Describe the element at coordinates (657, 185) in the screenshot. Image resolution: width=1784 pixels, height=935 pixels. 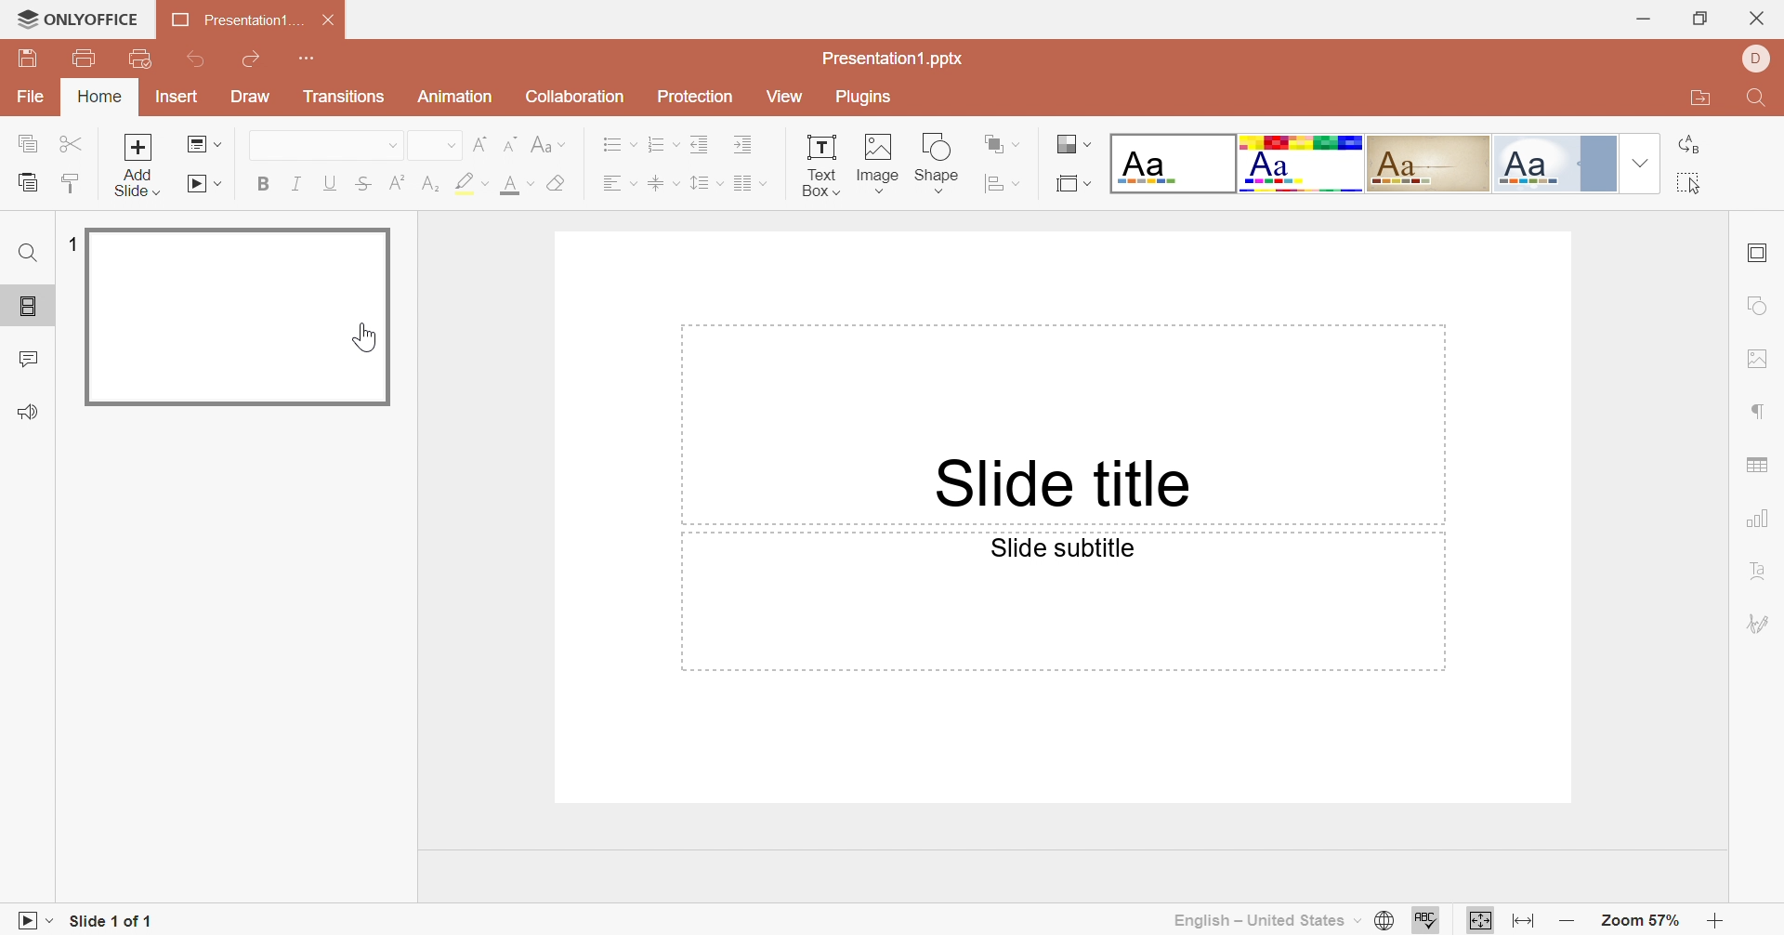
I see `Align Text to Middle` at that location.